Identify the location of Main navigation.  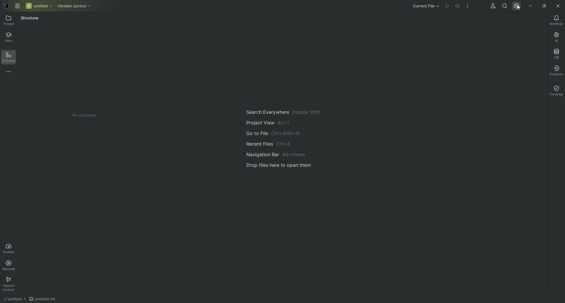
(283, 139).